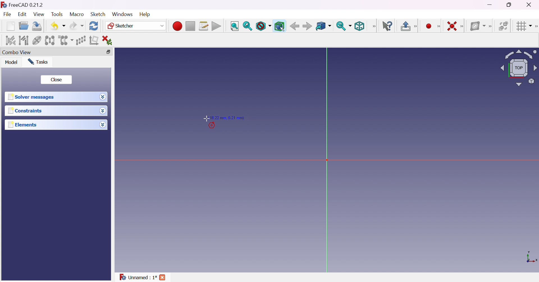 This screenshot has width=539, height=282. Describe the element at coordinates (136, 26) in the screenshot. I see `Sketcher` at that location.